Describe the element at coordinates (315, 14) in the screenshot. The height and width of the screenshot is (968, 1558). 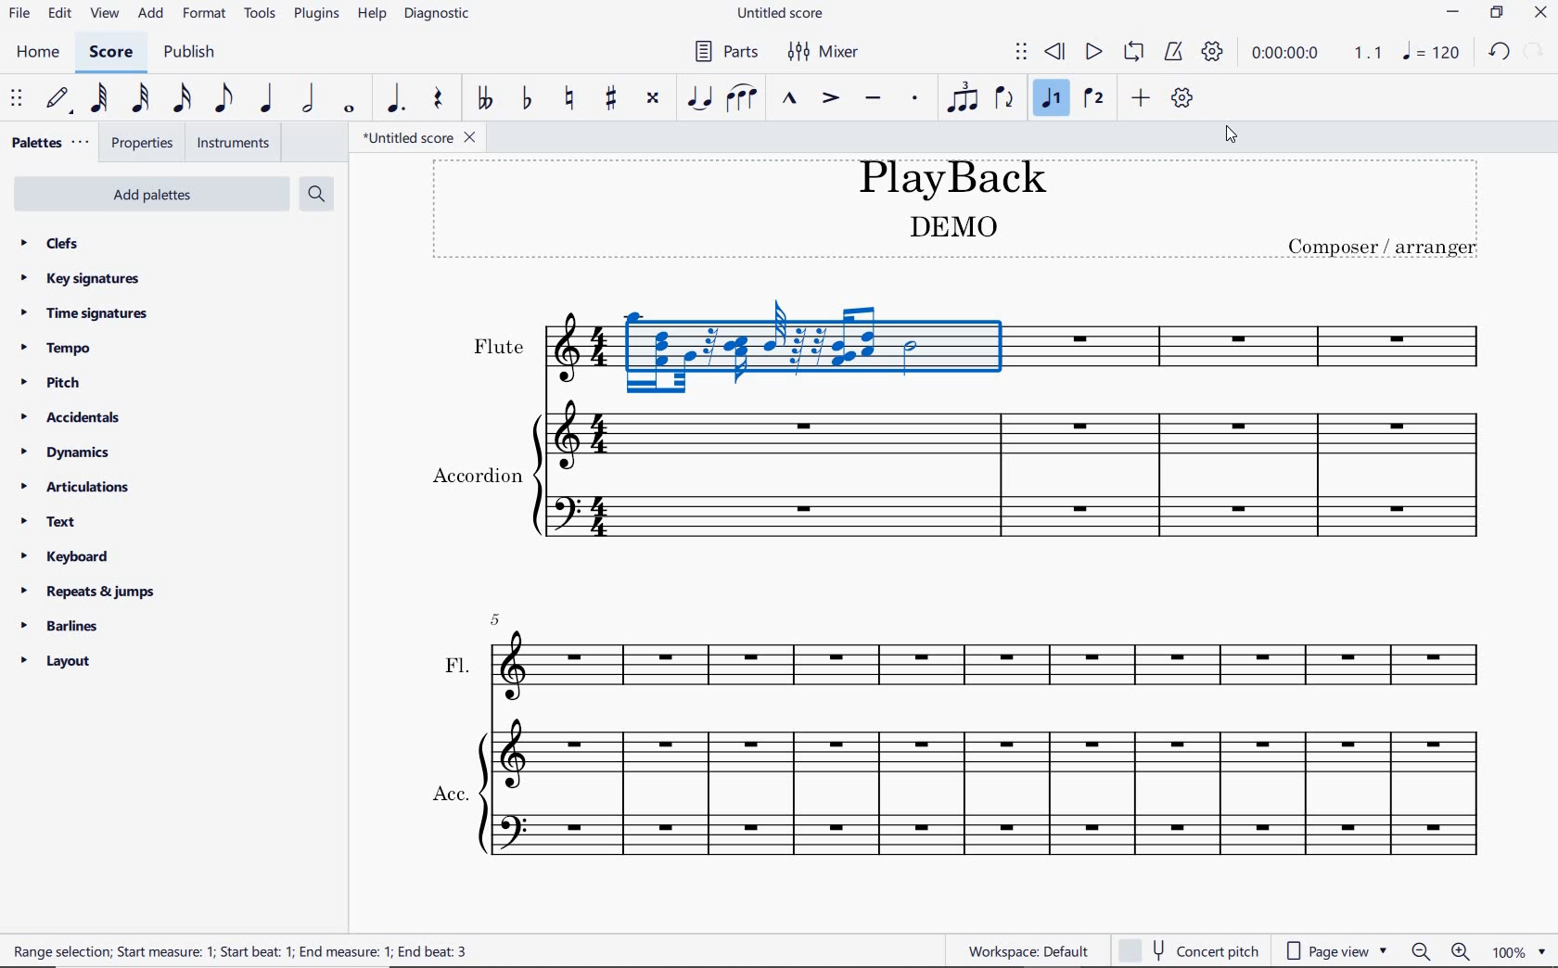
I see `plugins` at that location.